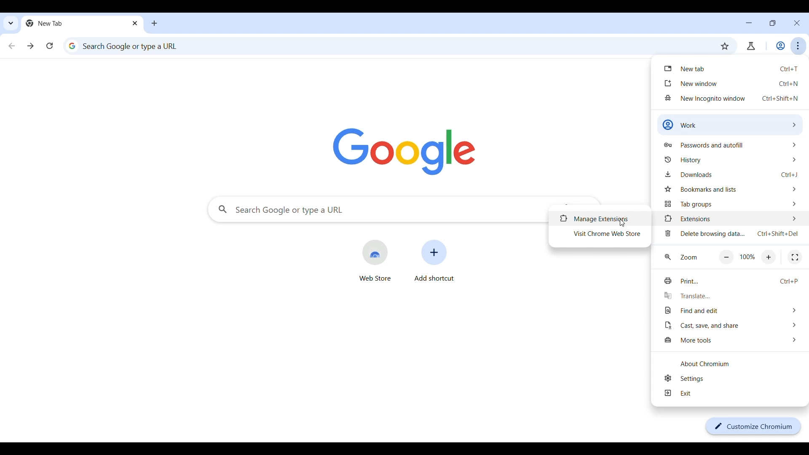 This screenshot has width=809, height=455. Describe the element at coordinates (732, 310) in the screenshot. I see `Find and edit options` at that location.